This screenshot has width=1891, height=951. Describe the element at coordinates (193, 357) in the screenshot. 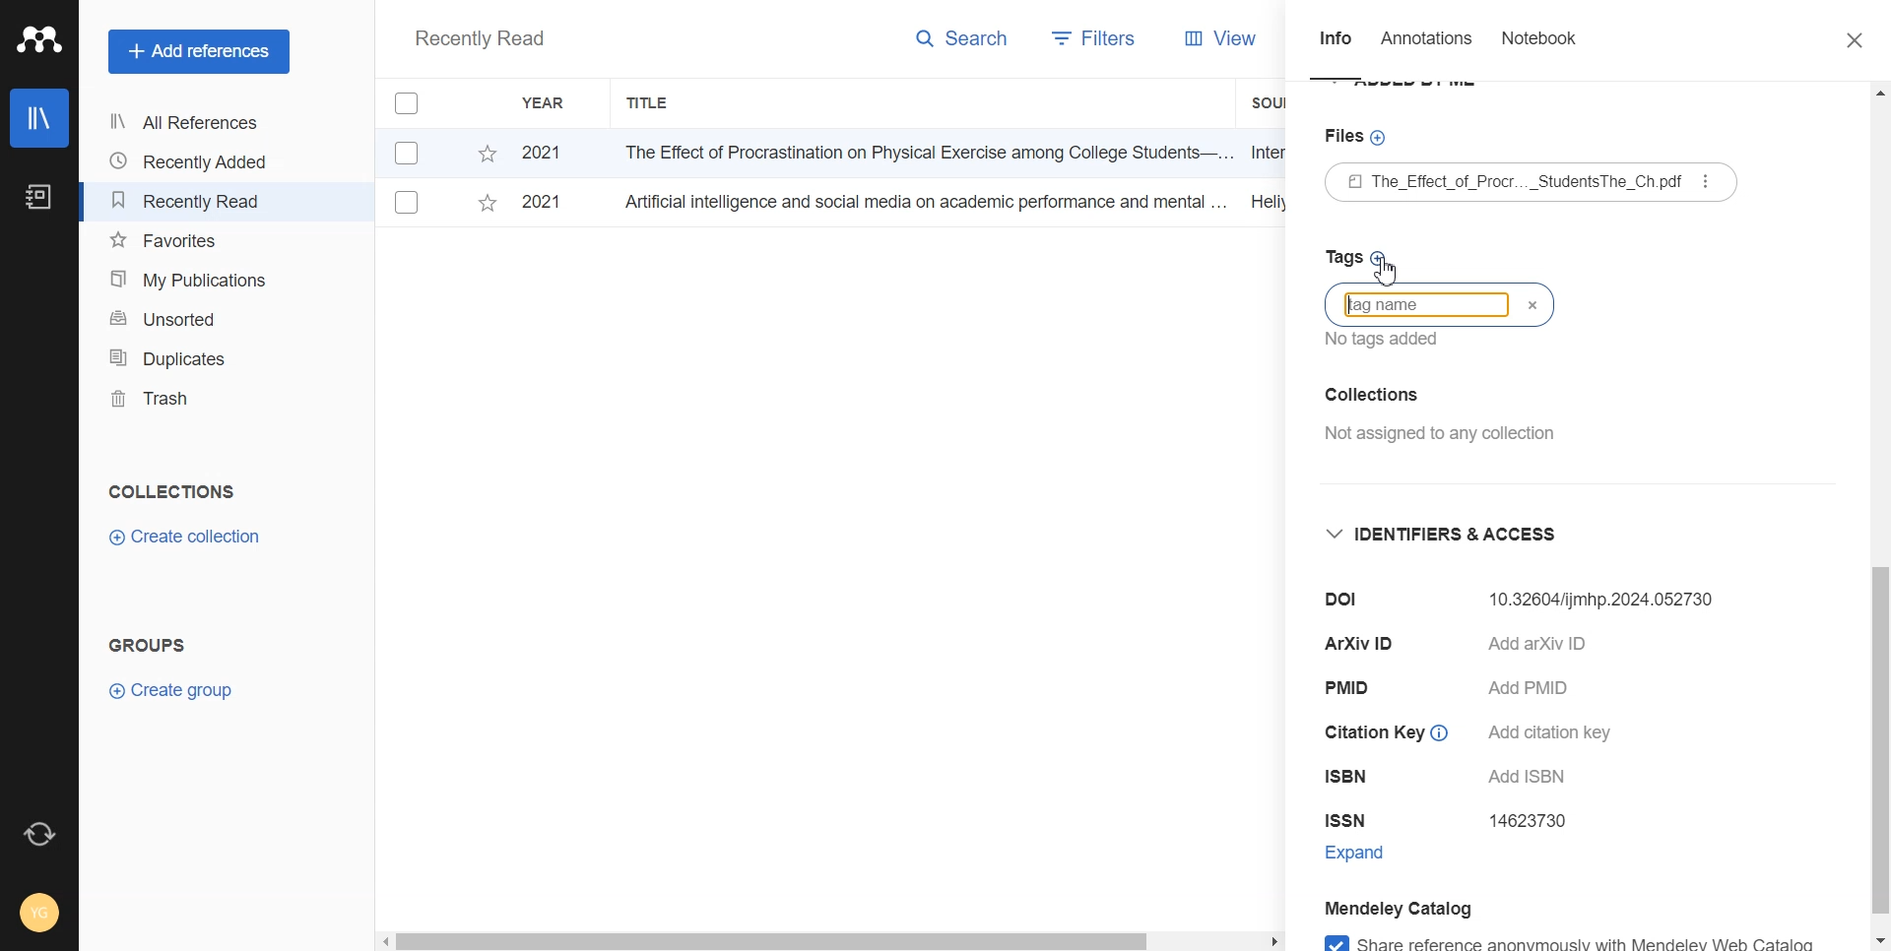

I see `Duplicates` at that location.